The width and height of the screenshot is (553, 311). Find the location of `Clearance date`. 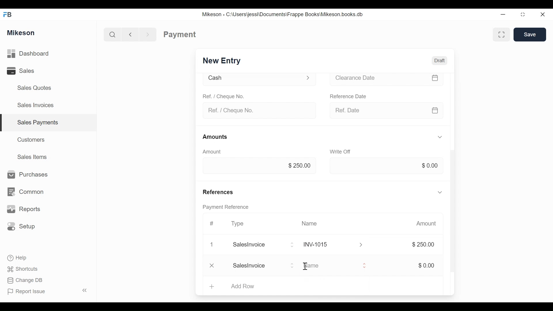

Clearance date is located at coordinates (385, 79).